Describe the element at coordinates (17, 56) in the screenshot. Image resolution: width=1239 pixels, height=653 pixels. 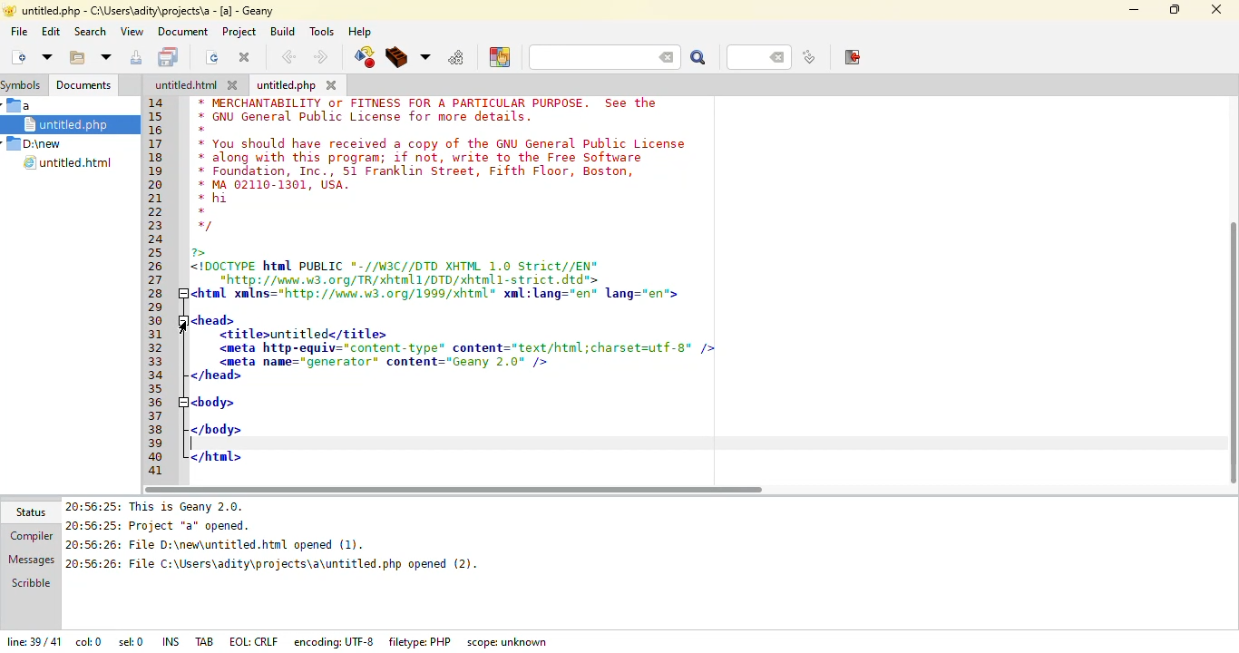
I see `create new file` at that location.